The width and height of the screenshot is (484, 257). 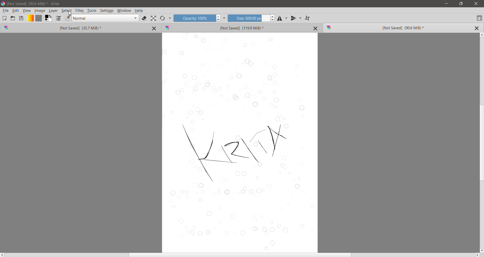 I want to click on Reload Original Preset, so click(x=162, y=18).